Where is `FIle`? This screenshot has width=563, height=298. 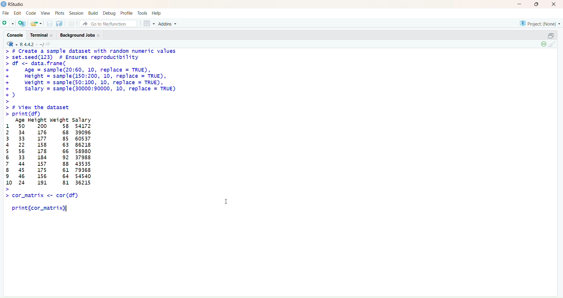
FIle is located at coordinates (6, 13).